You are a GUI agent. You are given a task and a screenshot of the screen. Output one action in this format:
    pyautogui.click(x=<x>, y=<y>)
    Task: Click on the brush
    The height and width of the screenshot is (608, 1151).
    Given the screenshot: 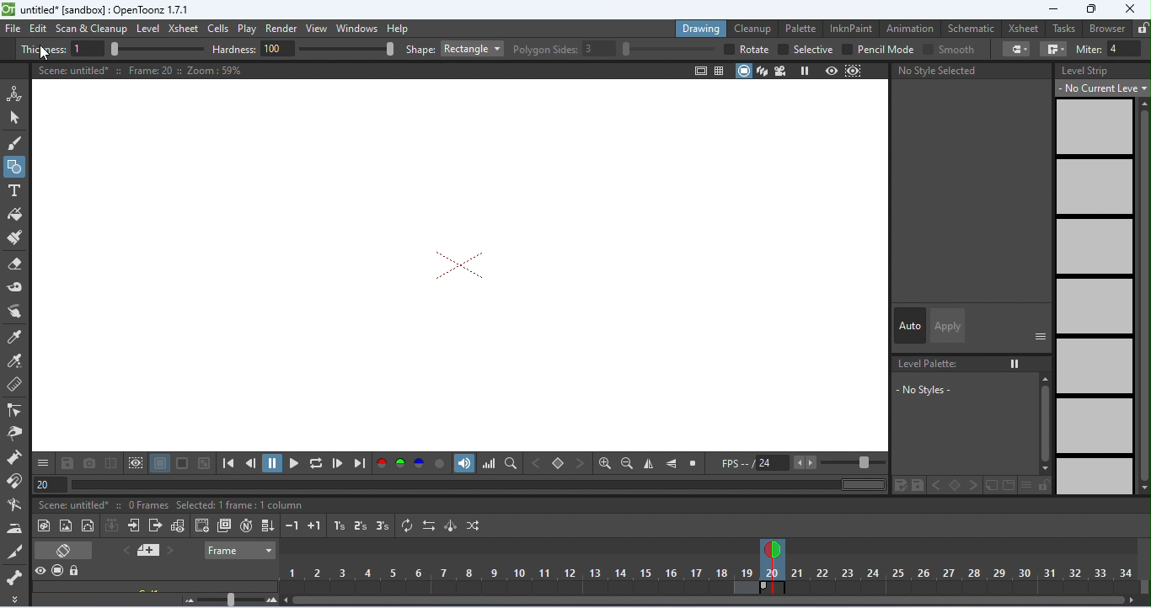 What is the action you would take?
    pyautogui.click(x=14, y=142)
    